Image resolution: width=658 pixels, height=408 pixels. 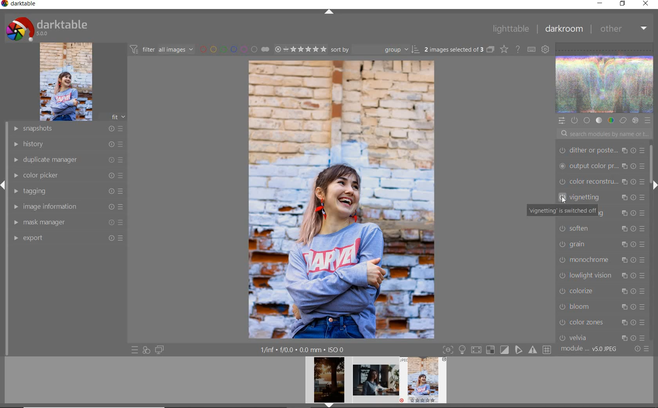 What do you see at coordinates (426, 382) in the screenshot?
I see `image preview` at bounding box center [426, 382].